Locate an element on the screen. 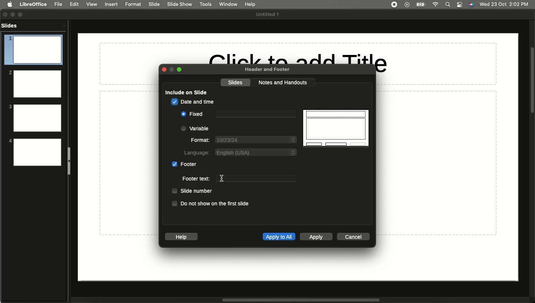 The image size is (535, 303). Text box is located at coordinates (254, 178).